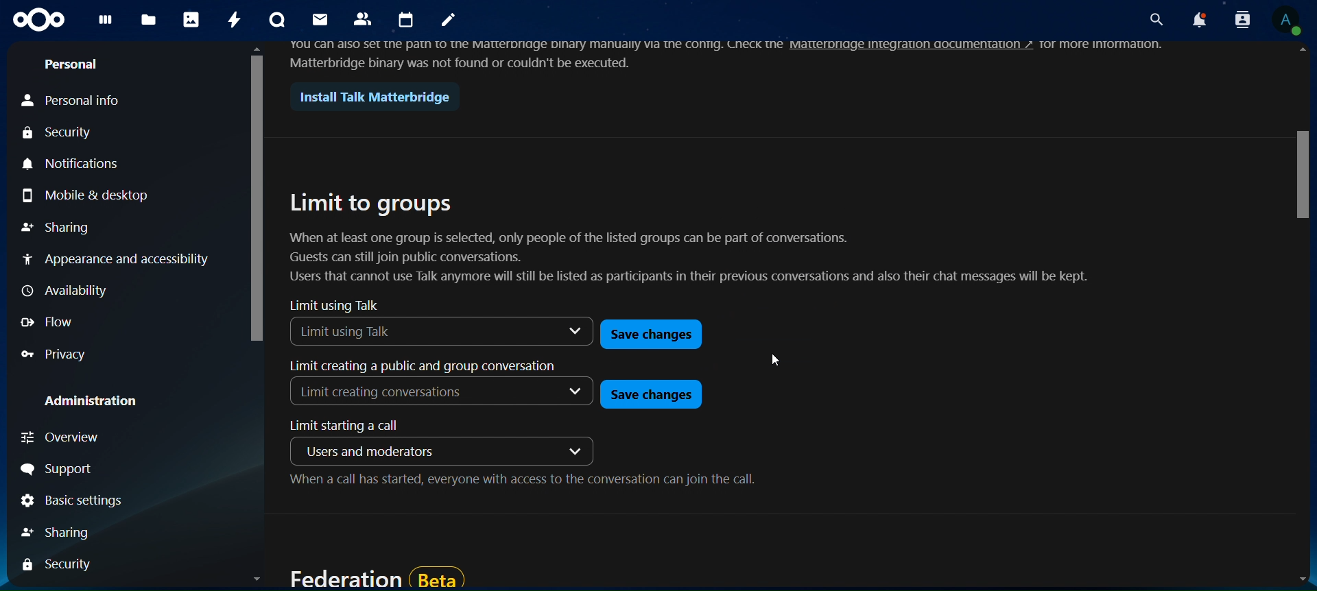 The height and width of the screenshot is (591, 1317). I want to click on dropdown, so click(564, 330).